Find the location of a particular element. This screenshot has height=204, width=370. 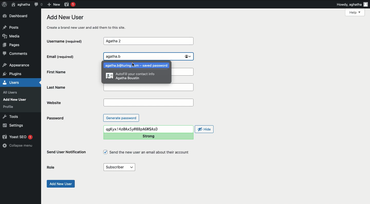

plugins is located at coordinates (15, 74).